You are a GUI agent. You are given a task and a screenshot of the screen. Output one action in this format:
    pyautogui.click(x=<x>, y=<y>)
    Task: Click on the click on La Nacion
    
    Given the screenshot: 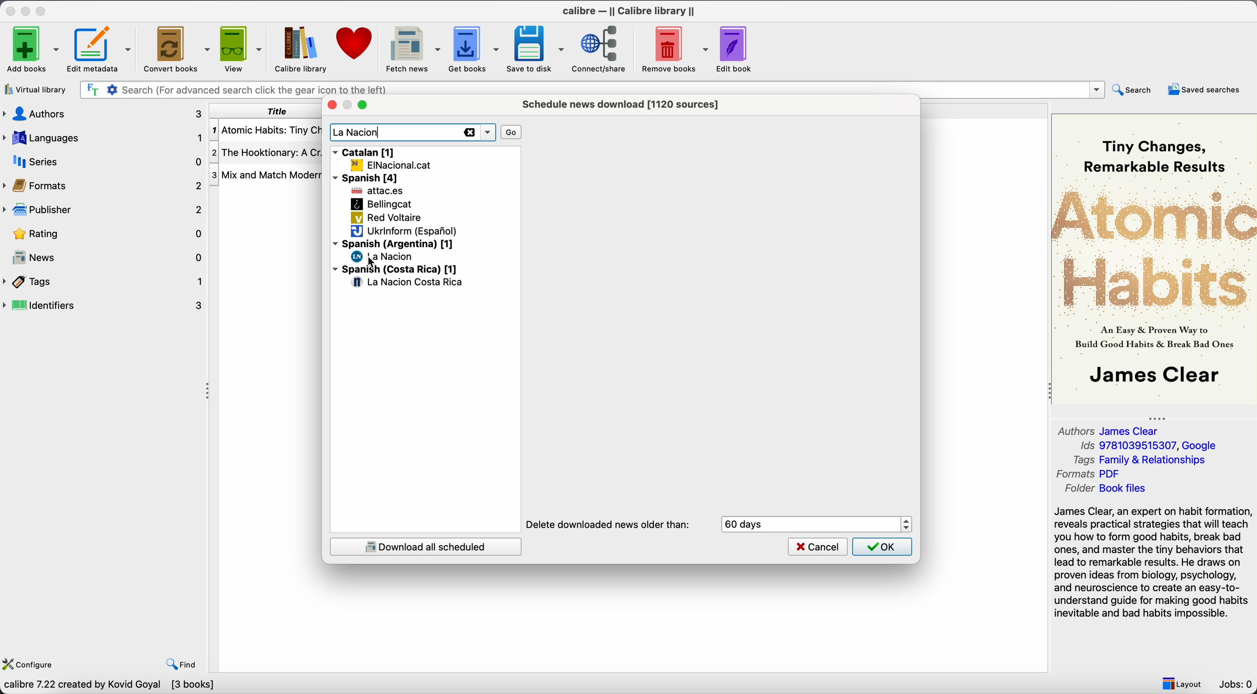 What is the action you would take?
    pyautogui.click(x=384, y=257)
    